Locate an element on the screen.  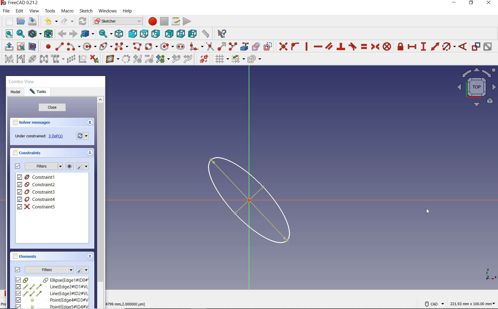
settings is located at coordinates (82, 166).